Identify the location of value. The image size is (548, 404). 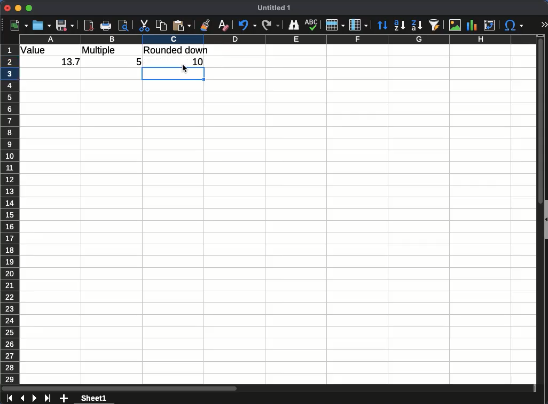
(36, 51).